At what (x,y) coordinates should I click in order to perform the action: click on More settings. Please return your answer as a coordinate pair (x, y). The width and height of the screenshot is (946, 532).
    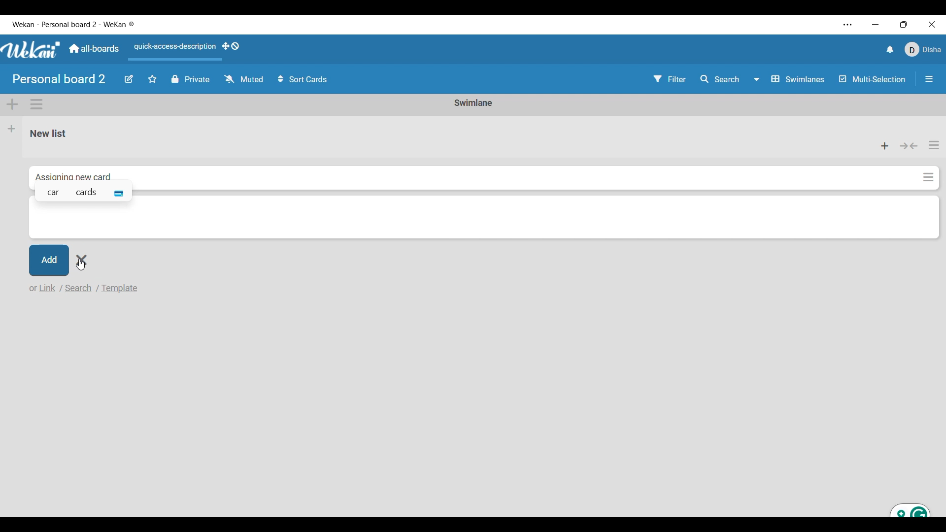
    Looking at the image, I should click on (848, 25).